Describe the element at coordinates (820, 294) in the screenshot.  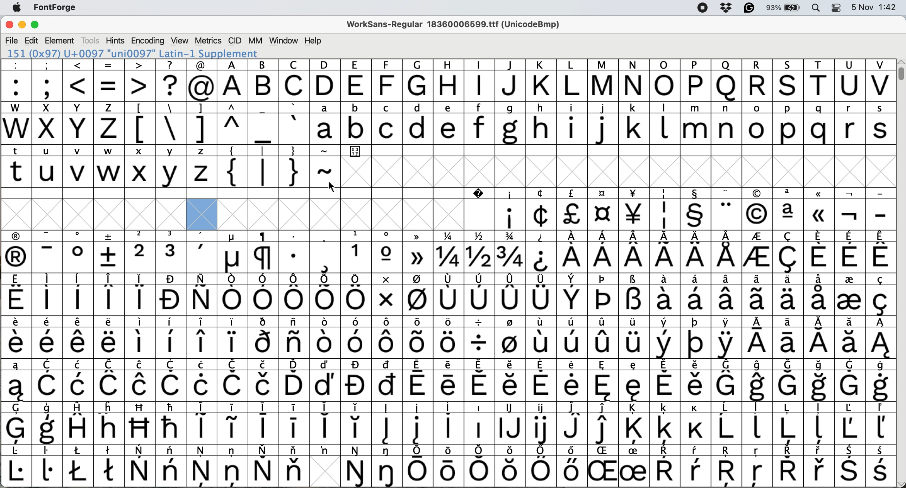
I see `symbol` at that location.